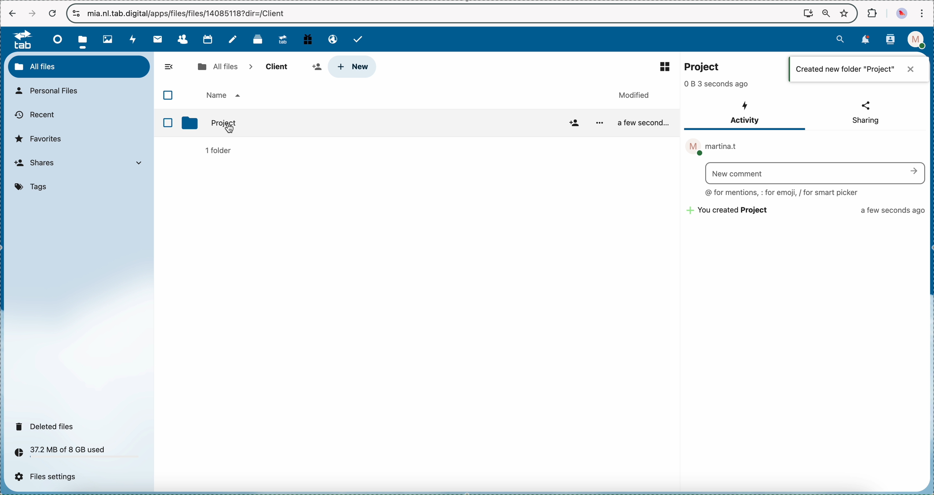 The height and width of the screenshot is (495, 934). Describe the element at coordinates (351, 67) in the screenshot. I see `click on new button` at that location.